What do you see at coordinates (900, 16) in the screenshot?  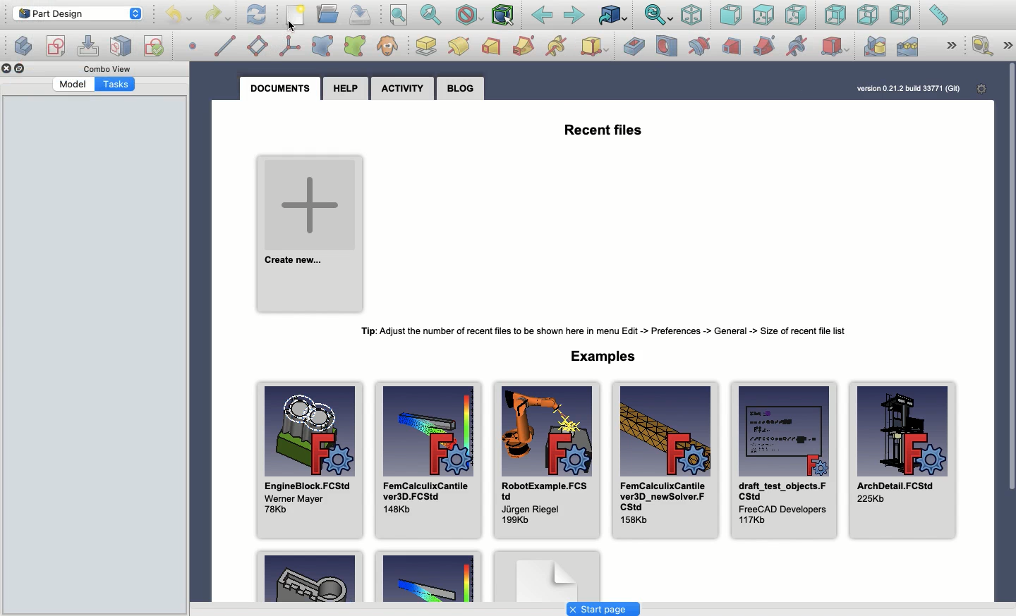 I see `Left` at bounding box center [900, 16].